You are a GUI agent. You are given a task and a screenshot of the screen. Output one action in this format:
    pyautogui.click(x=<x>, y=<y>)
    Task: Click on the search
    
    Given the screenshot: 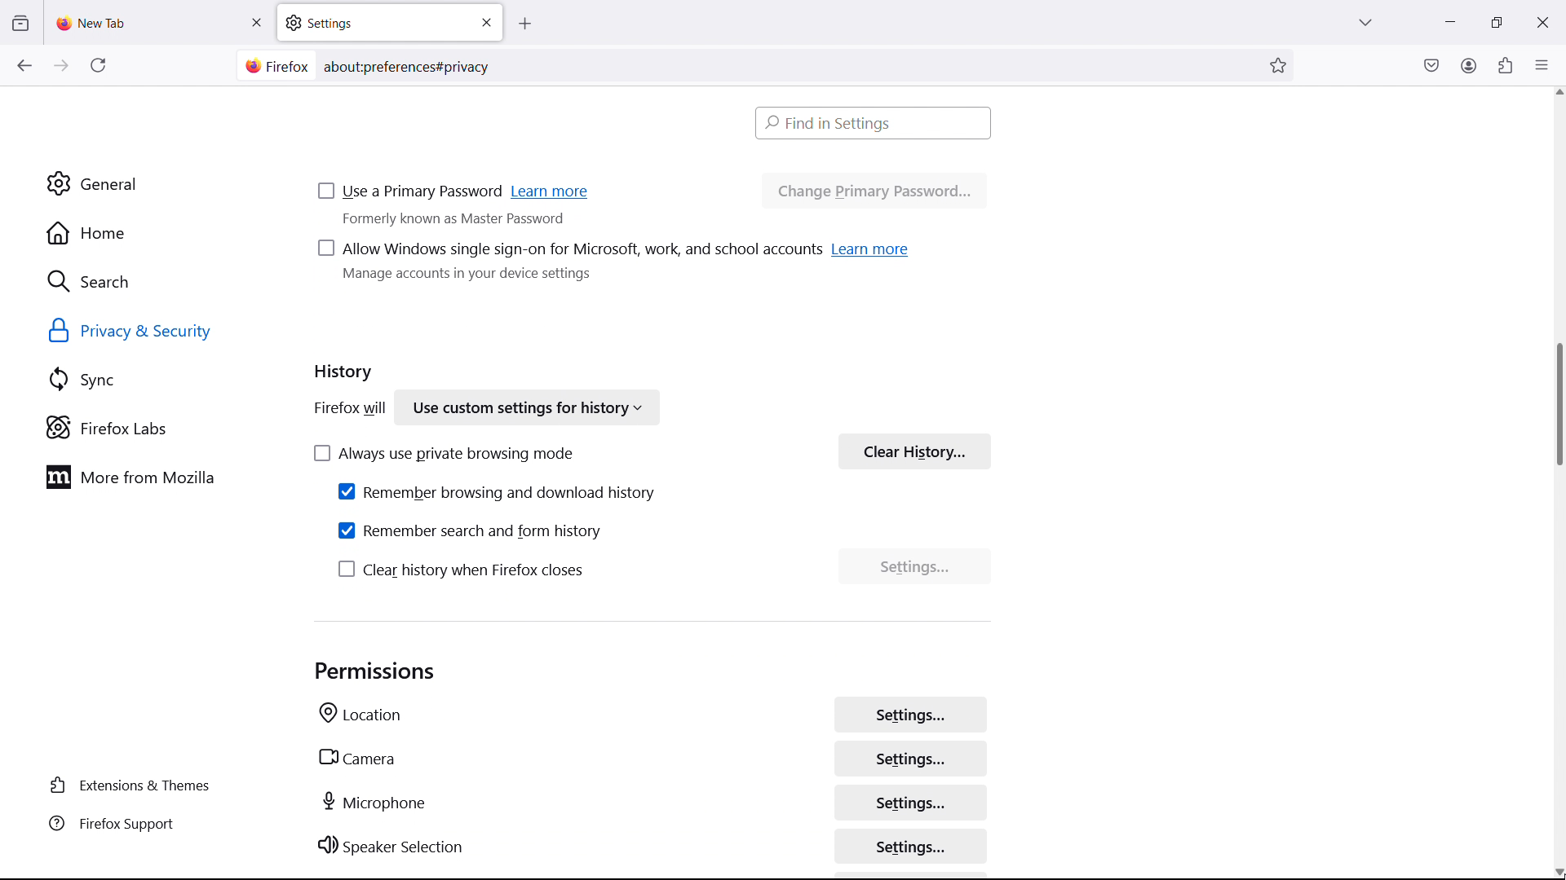 What is the action you would take?
    pyautogui.click(x=157, y=280)
    